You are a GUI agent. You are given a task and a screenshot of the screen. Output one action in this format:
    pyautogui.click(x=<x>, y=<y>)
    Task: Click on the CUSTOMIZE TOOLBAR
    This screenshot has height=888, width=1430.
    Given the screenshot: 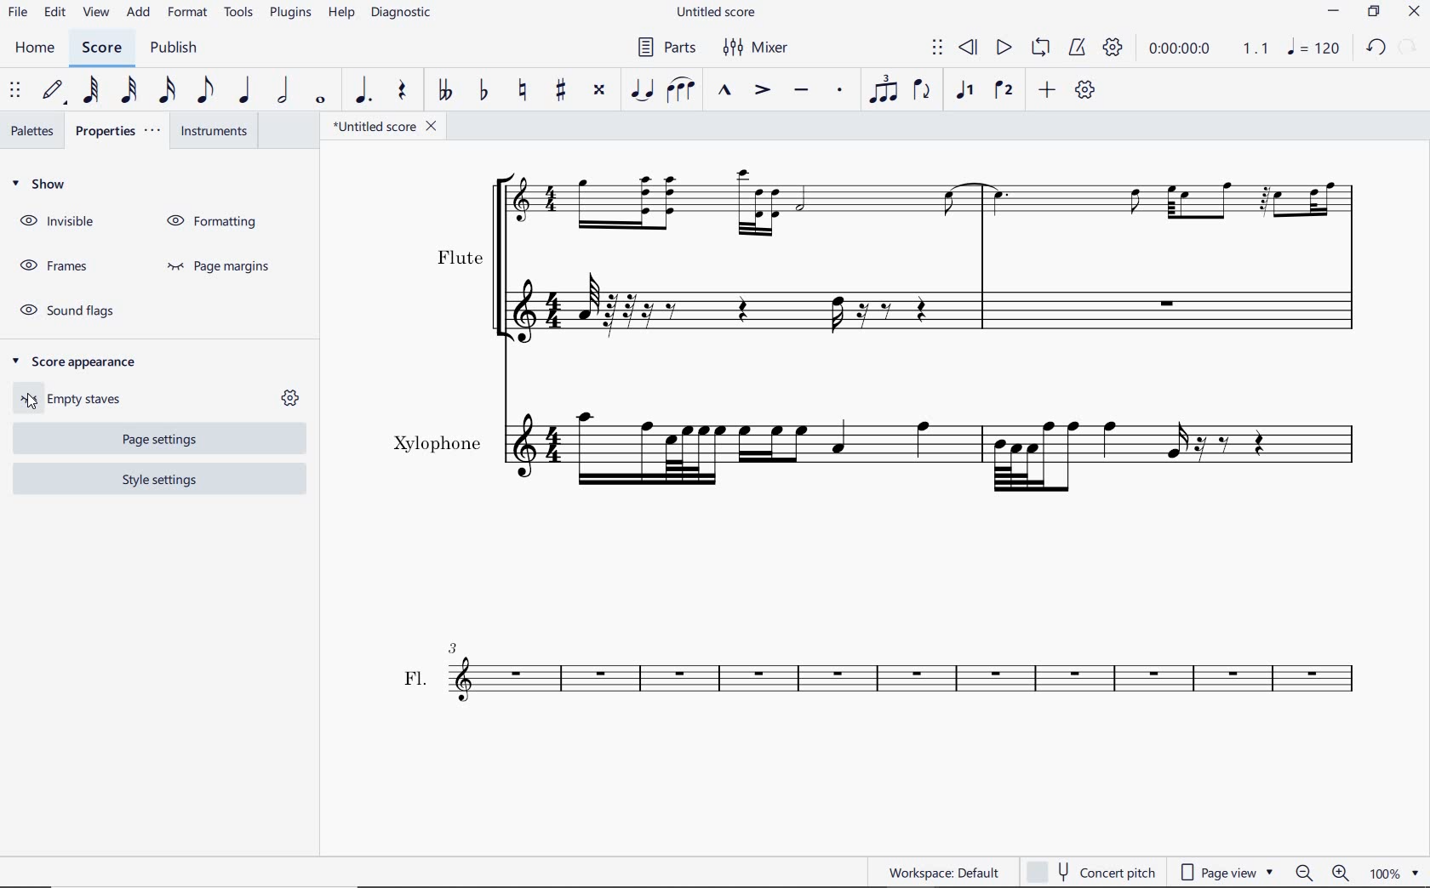 What is the action you would take?
    pyautogui.click(x=1084, y=88)
    